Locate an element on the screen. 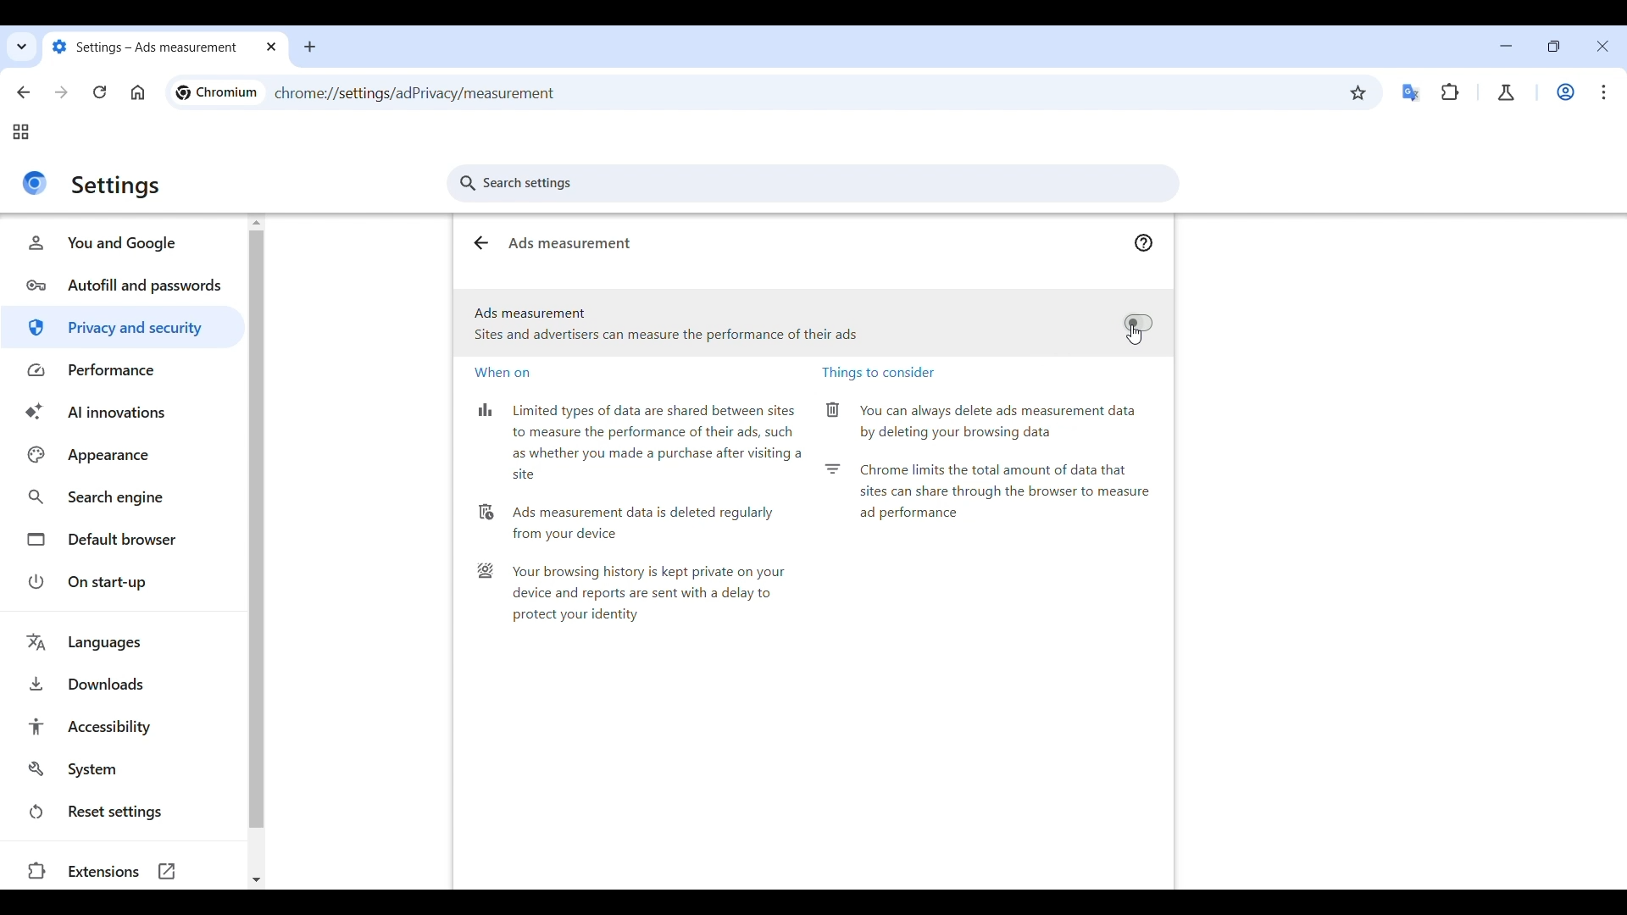  Go back is located at coordinates (23, 92).